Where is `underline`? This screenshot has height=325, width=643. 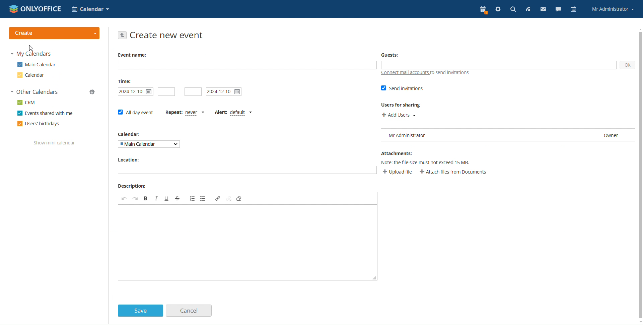 underline is located at coordinates (166, 198).